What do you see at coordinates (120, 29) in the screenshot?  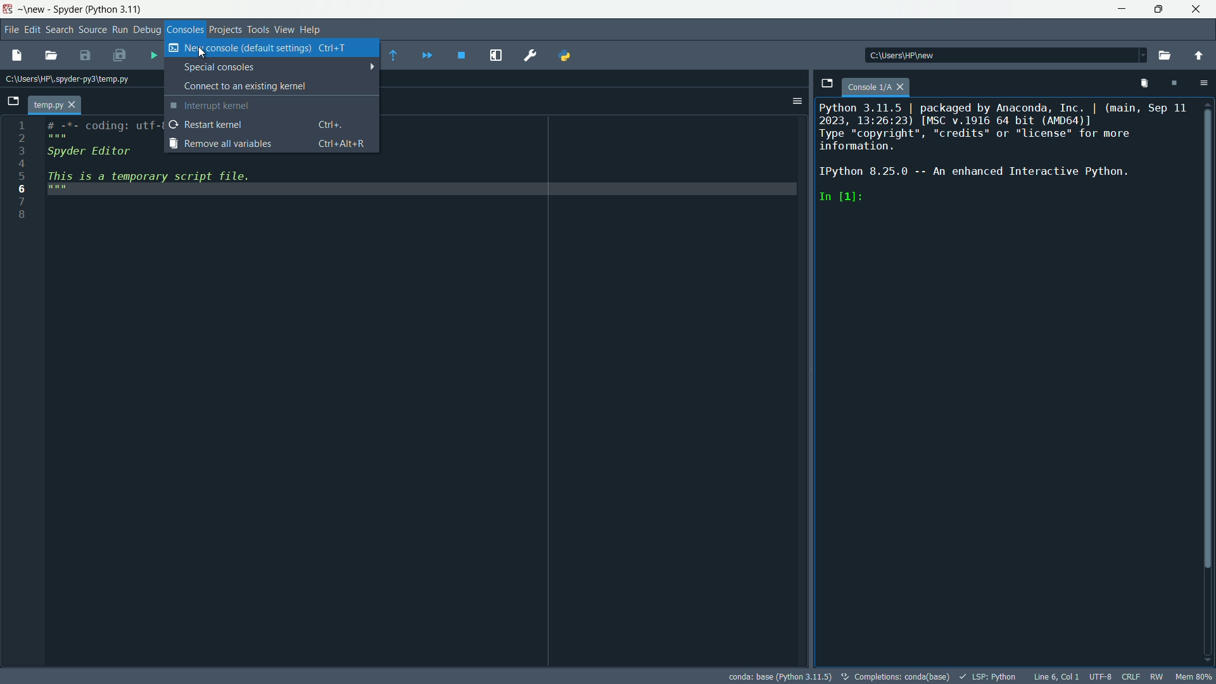 I see `run menu` at bounding box center [120, 29].